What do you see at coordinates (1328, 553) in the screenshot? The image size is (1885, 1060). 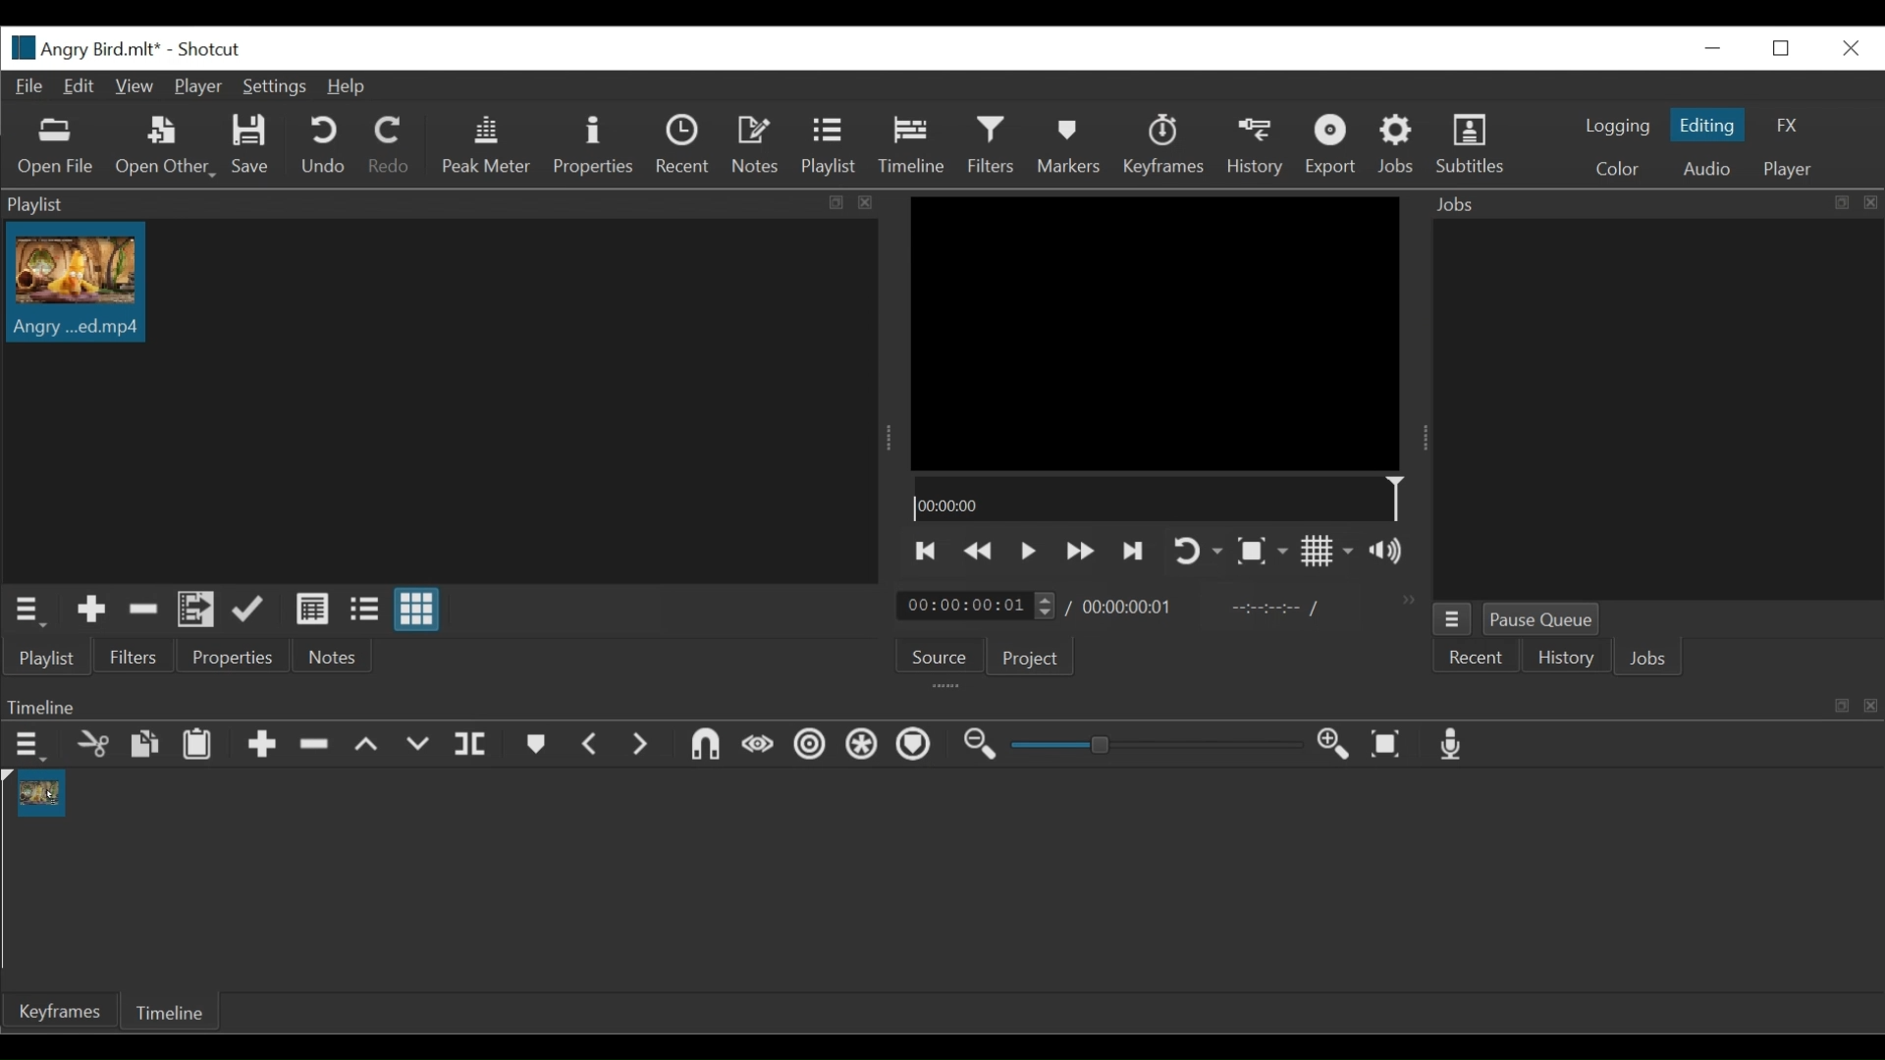 I see `Toggle grid display on player` at bounding box center [1328, 553].